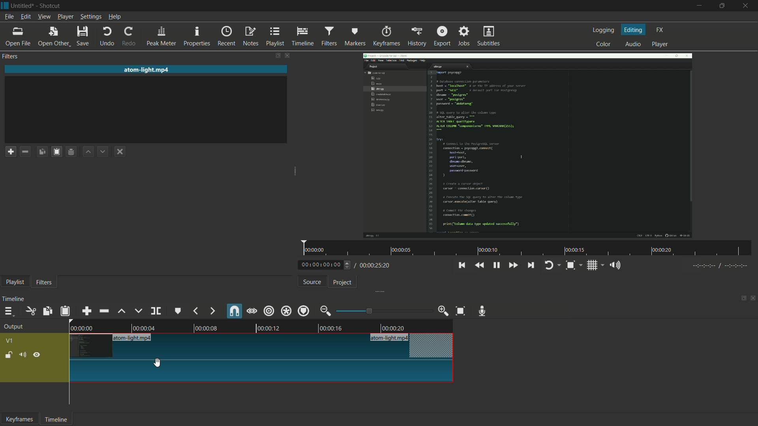 The height and width of the screenshot is (426, 758). I want to click on cut, so click(30, 311).